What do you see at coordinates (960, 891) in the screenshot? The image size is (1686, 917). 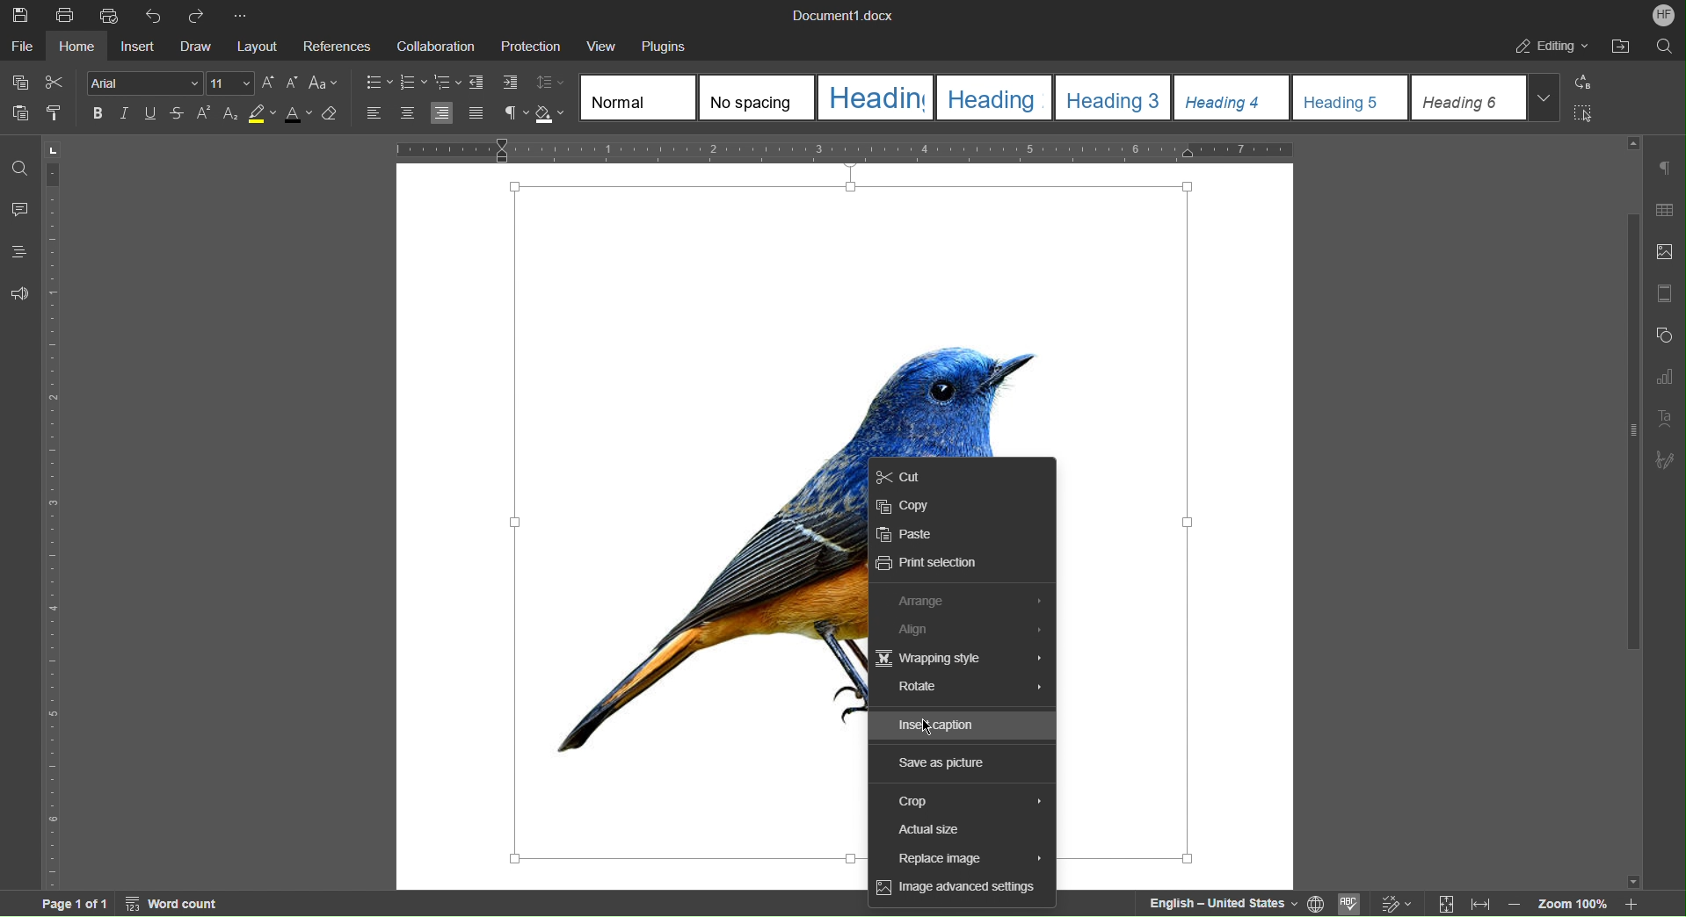 I see `Image advanced settings` at bounding box center [960, 891].